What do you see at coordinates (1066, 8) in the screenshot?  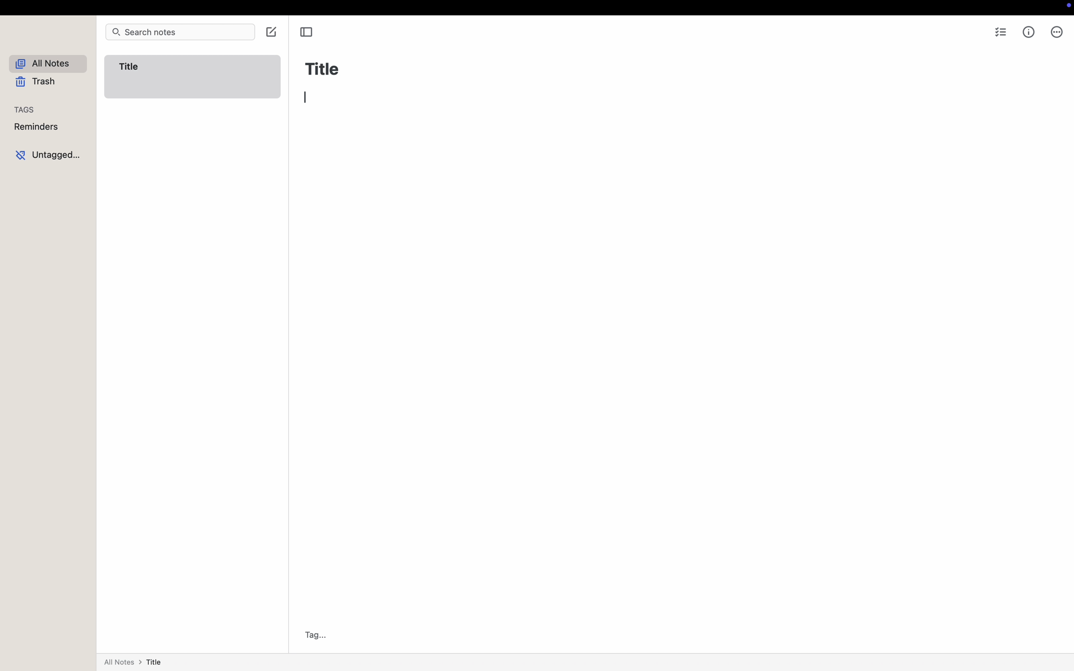 I see `screen controls` at bounding box center [1066, 8].